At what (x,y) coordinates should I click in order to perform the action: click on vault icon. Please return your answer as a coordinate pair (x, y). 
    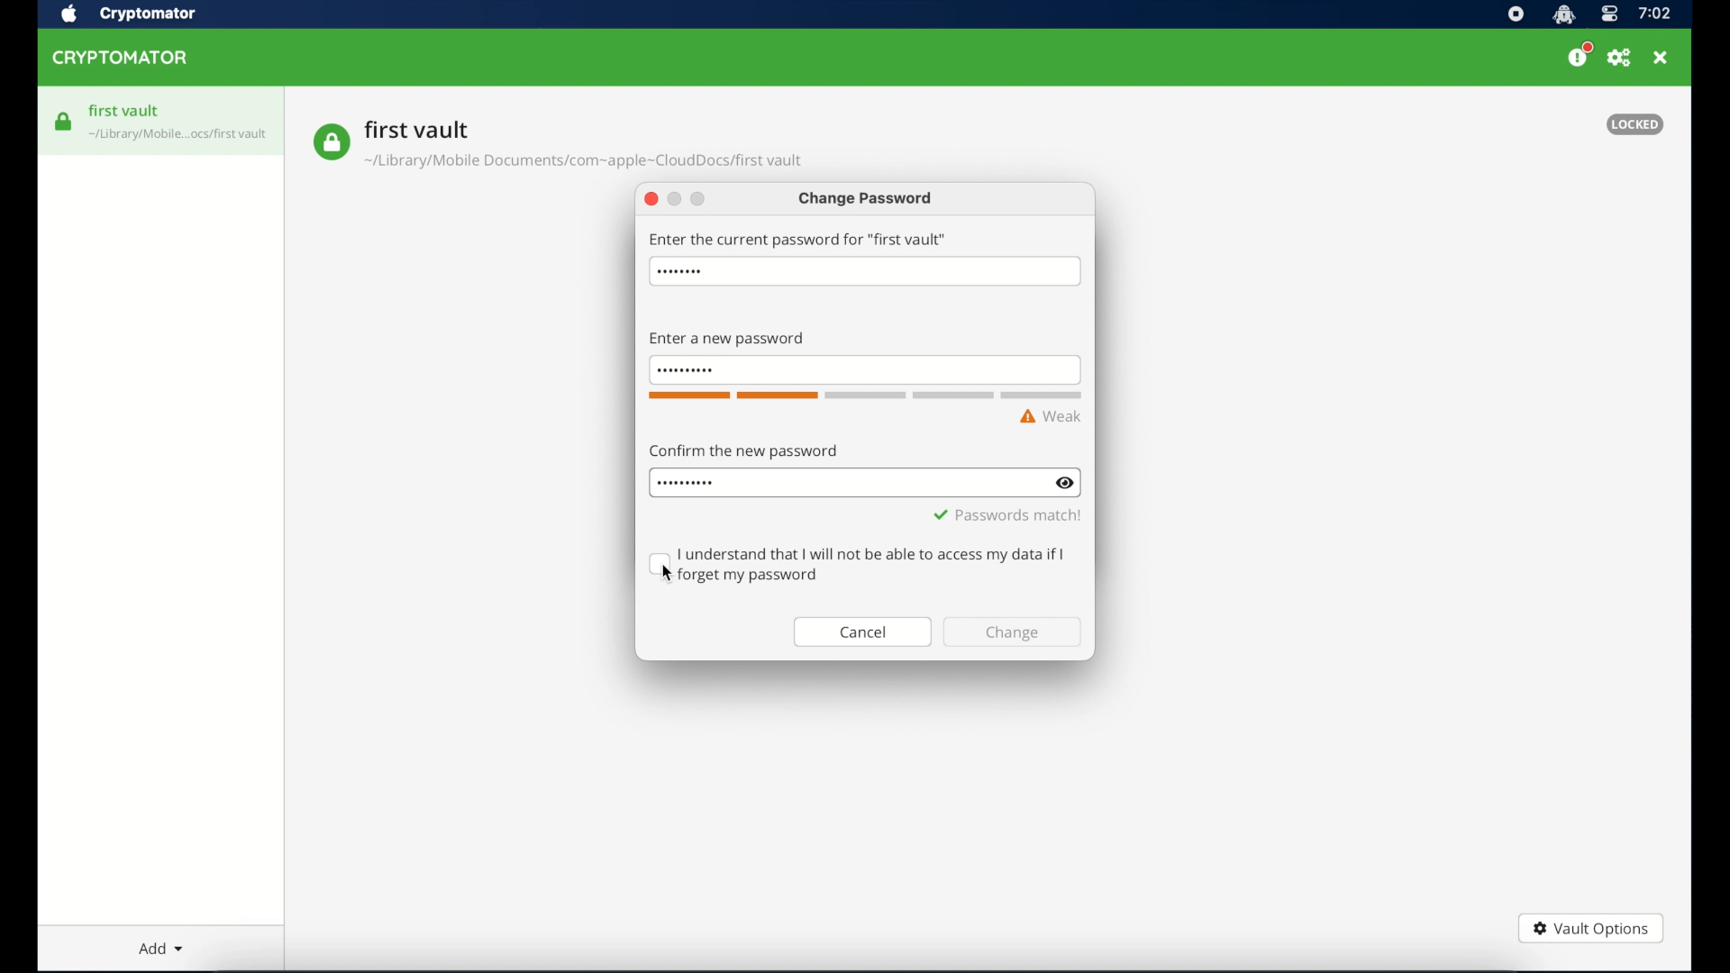
    Looking at the image, I should click on (64, 122).